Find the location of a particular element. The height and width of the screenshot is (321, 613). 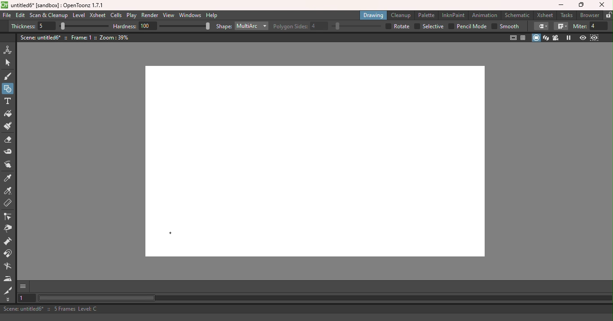

Camera view is located at coordinates (556, 38).